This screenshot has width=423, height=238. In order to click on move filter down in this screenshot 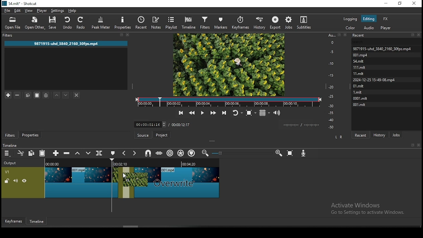, I will do `click(66, 95)`.